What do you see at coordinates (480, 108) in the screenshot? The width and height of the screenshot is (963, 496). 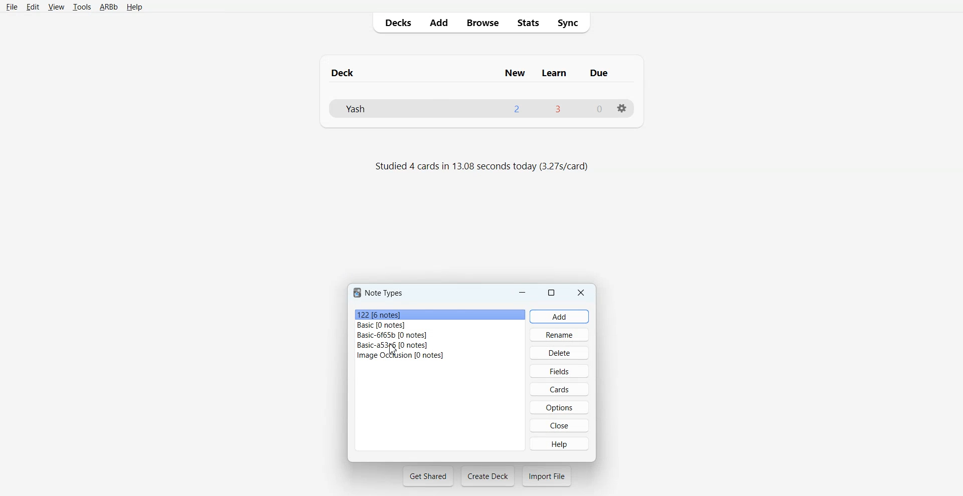 I see `Deck File Yash ` at bounding box center [480, 108].